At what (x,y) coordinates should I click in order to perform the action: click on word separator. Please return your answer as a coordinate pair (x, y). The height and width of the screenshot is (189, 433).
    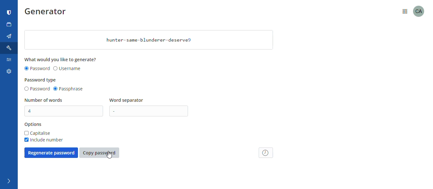
    Looking at the image, I should click on (127, 101).